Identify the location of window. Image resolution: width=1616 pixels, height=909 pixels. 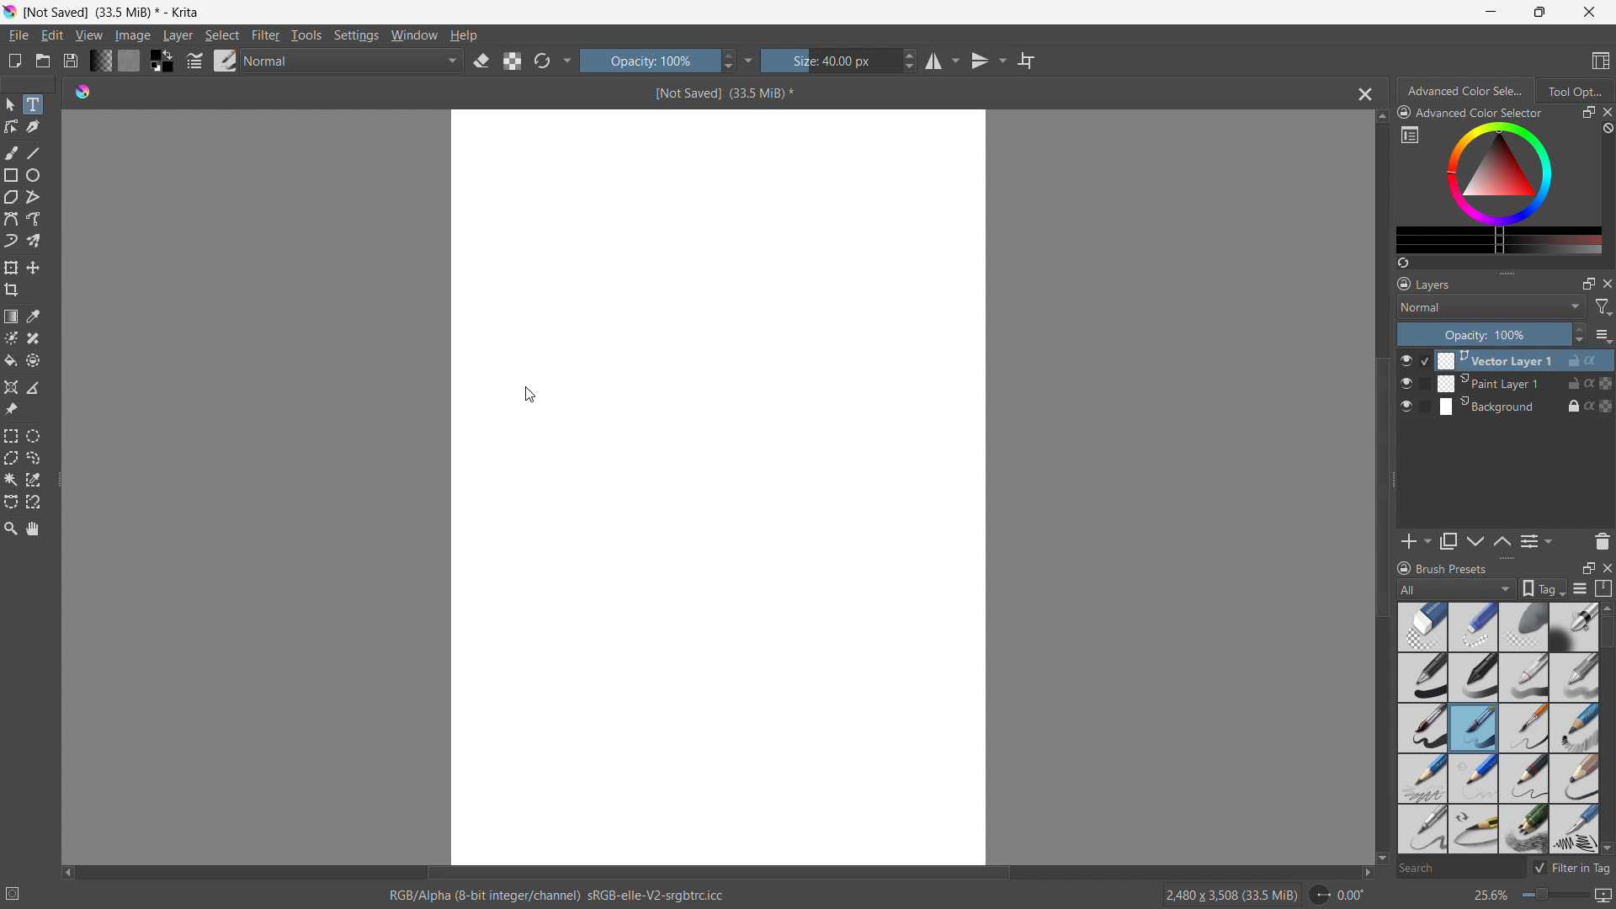
(414, 35).